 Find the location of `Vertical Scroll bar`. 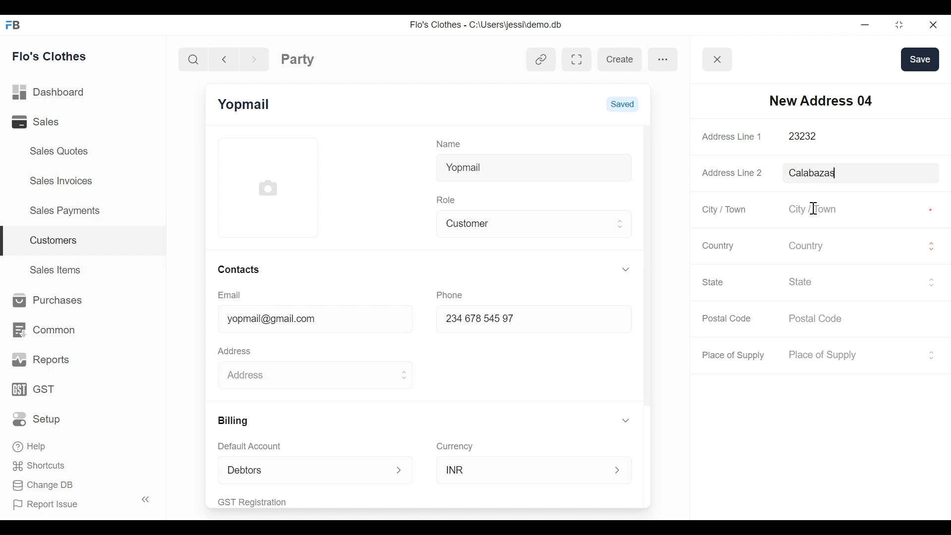

Vertical Scroll bar is located at coordinates (647, 266).